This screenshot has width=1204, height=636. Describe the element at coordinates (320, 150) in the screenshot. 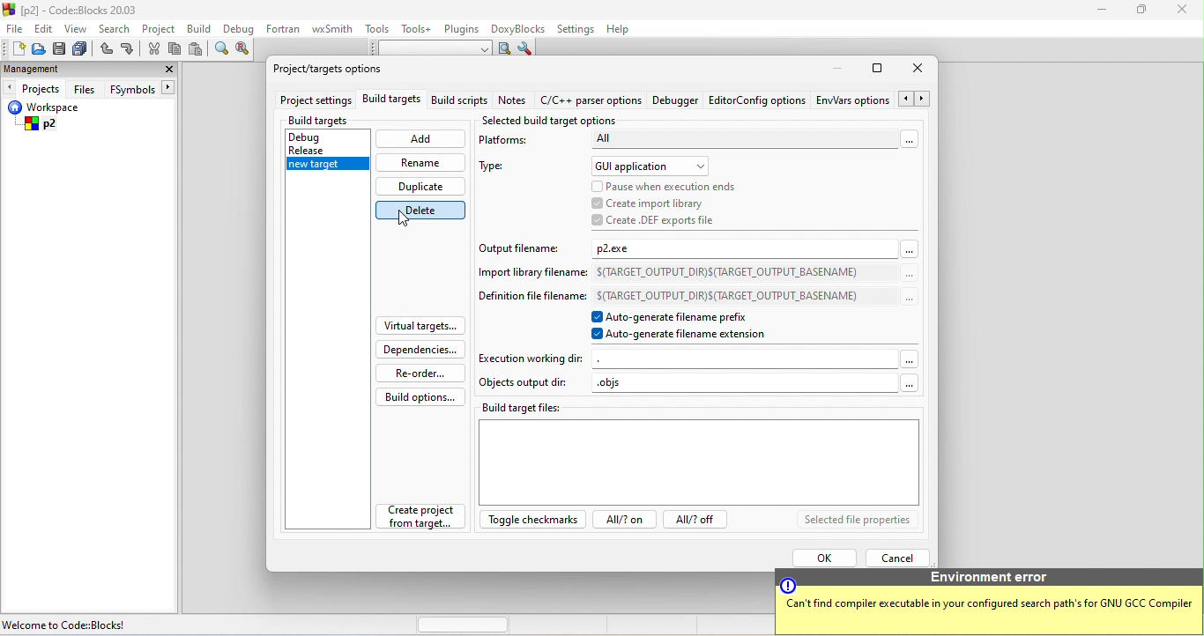

I see `release` at that location.